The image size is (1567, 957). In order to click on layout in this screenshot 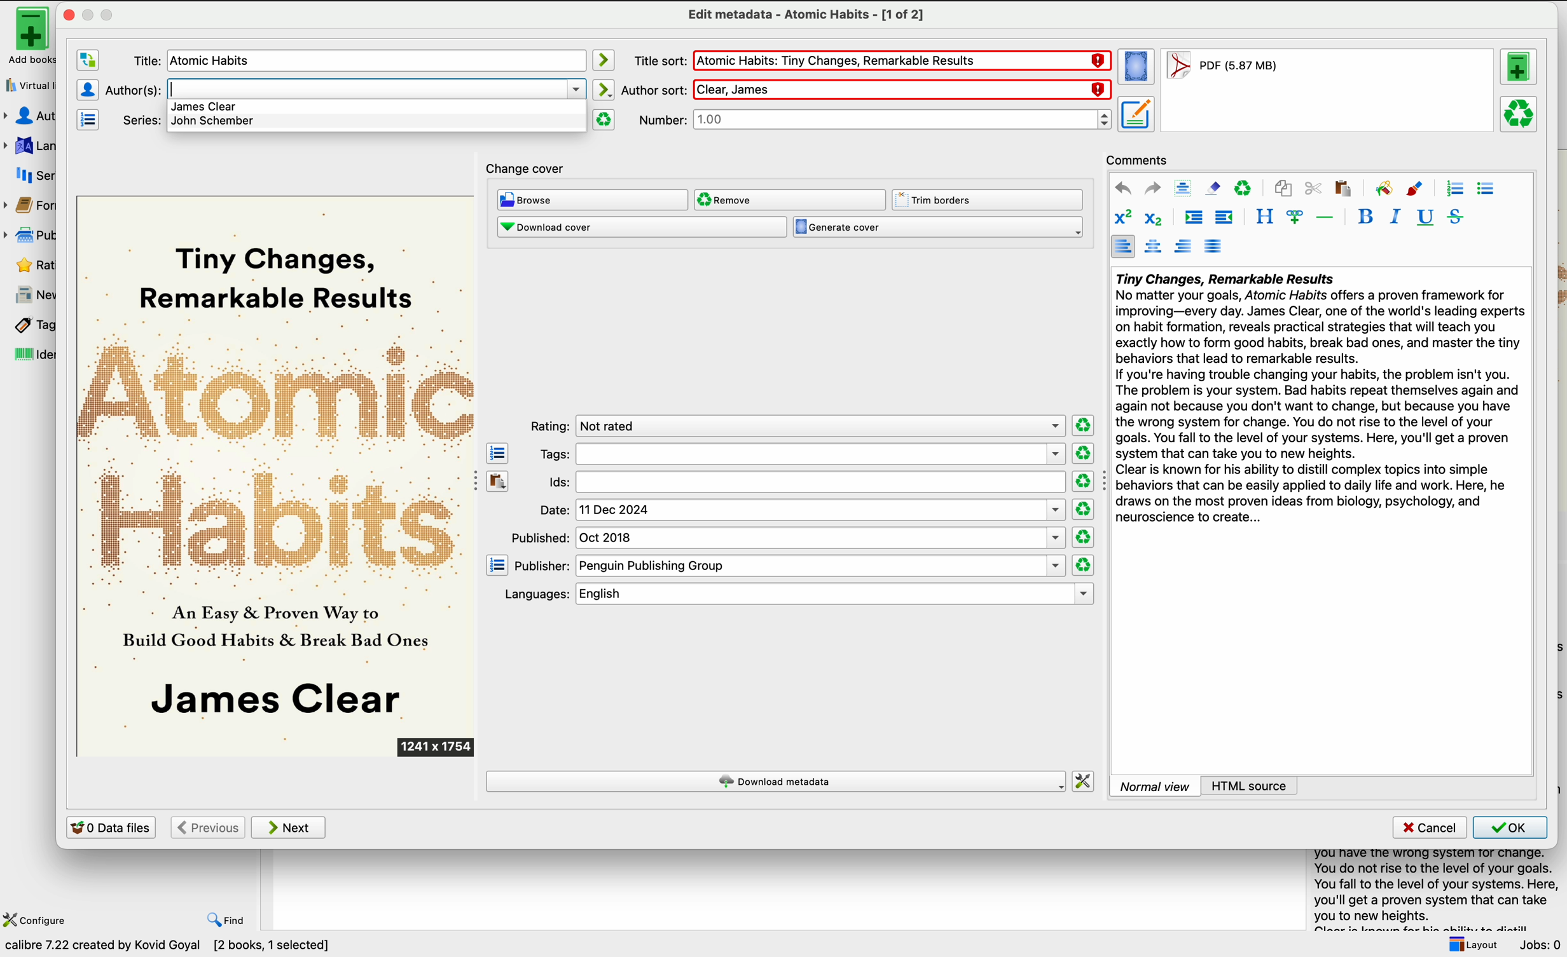, I will do `click(1472, 944)`.